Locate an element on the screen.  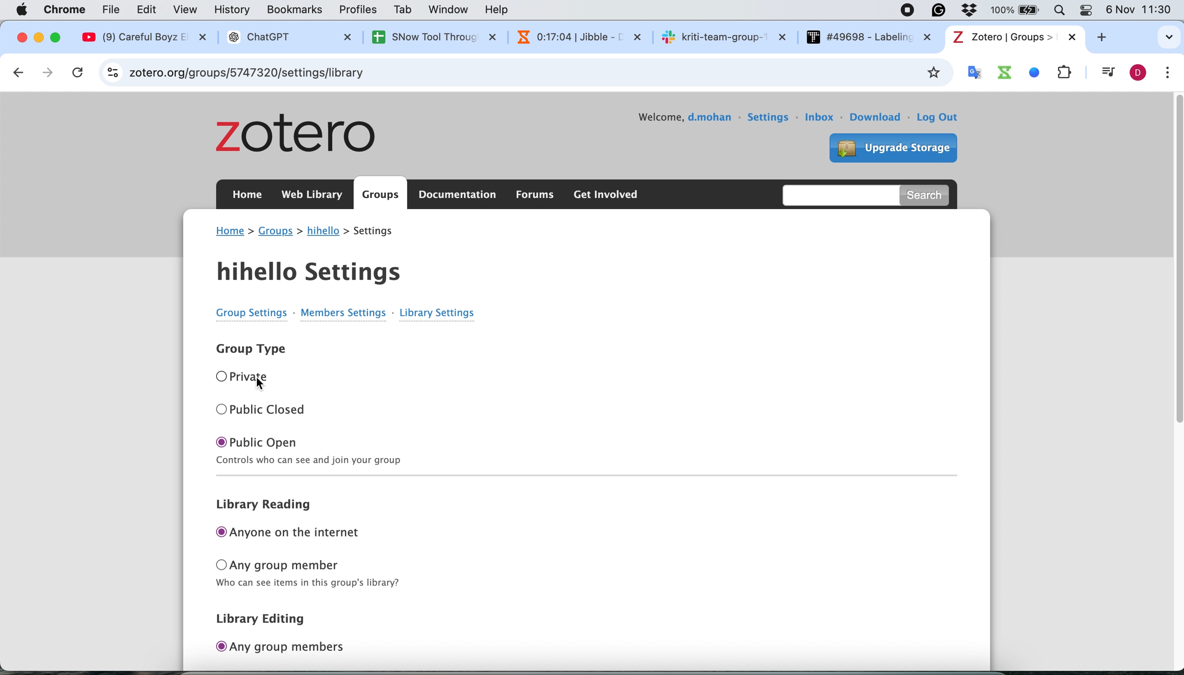
groups is located at coordinates (381, 195).